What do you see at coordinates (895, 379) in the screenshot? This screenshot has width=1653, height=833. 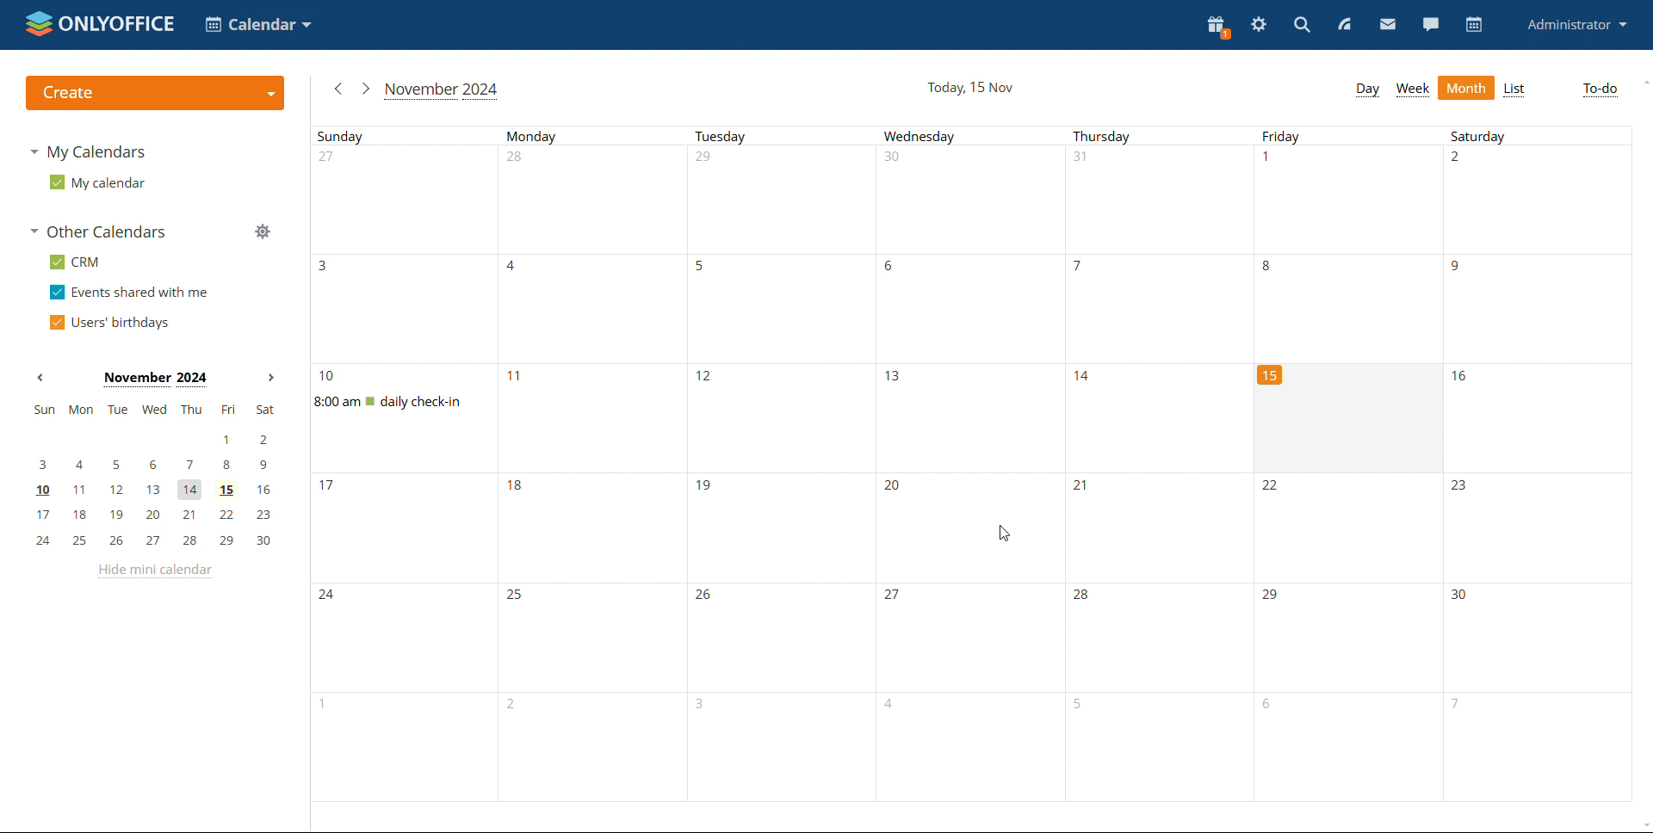 I see `Number` at bounding box center [895, 379].